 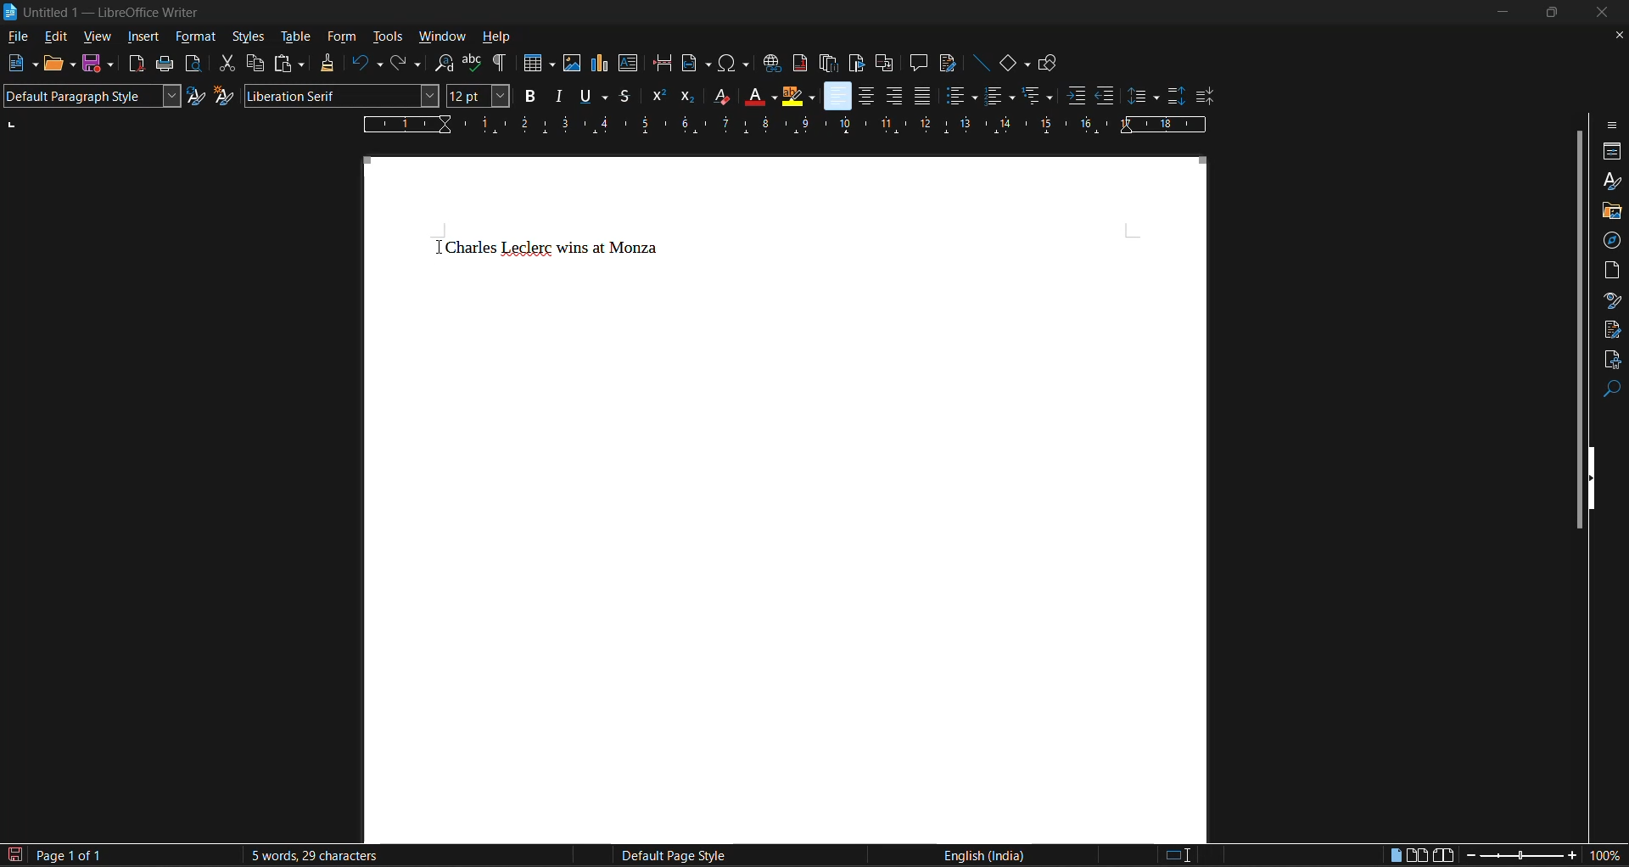 What do you see at coordinates (192, 63) in the screenshot?
I see `toggle print preview` at bounding box center [192, 63].